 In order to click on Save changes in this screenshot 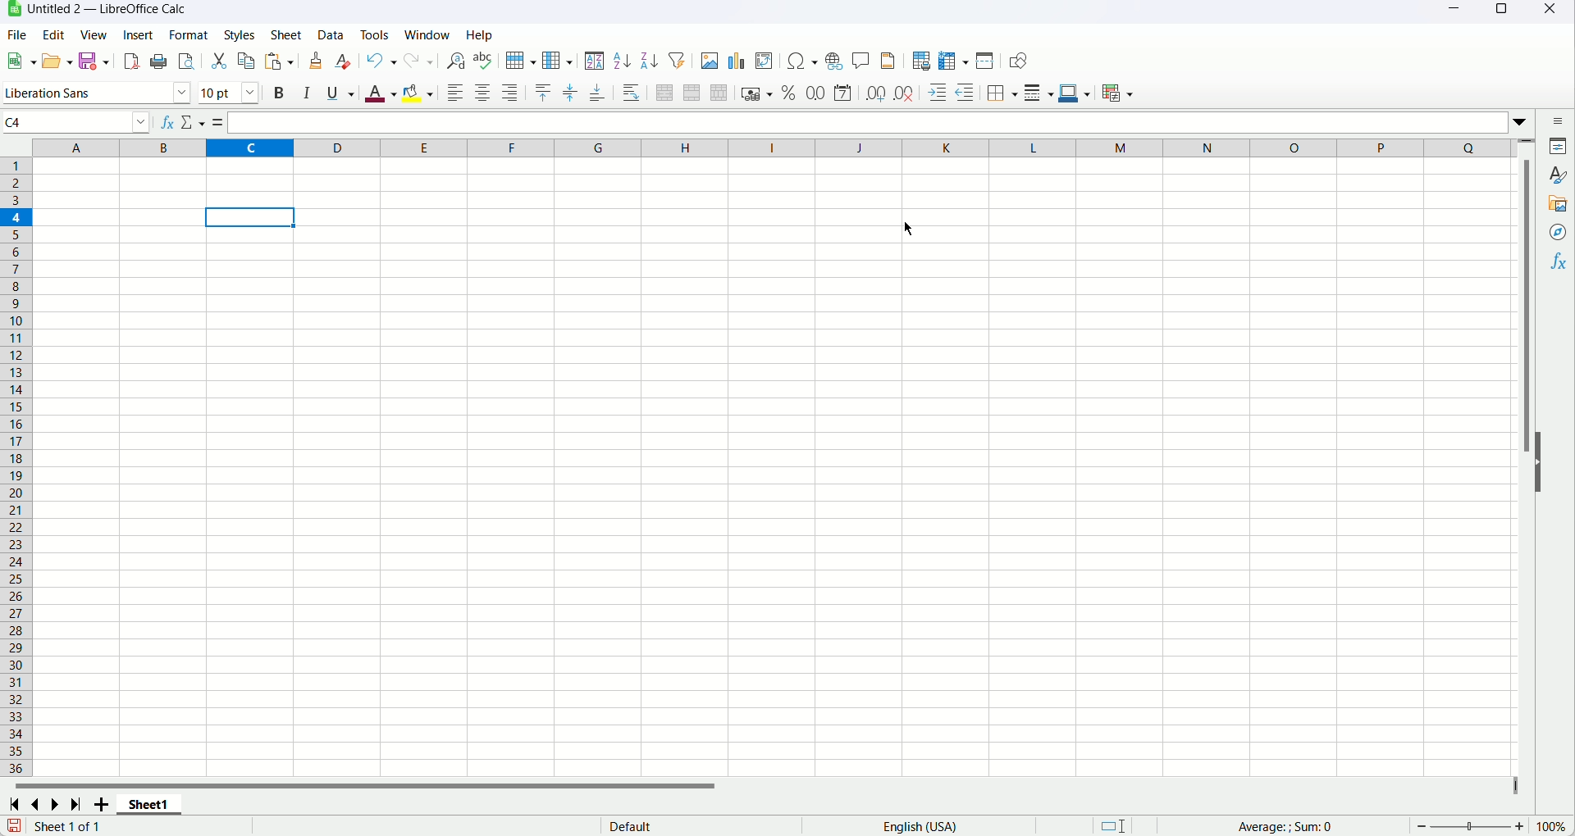, I will do `click(11, 825)`.